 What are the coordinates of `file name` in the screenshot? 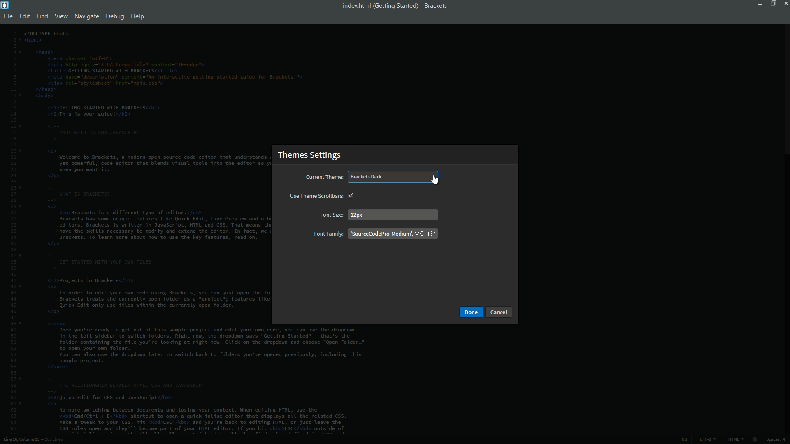 It's located at (355, 6).